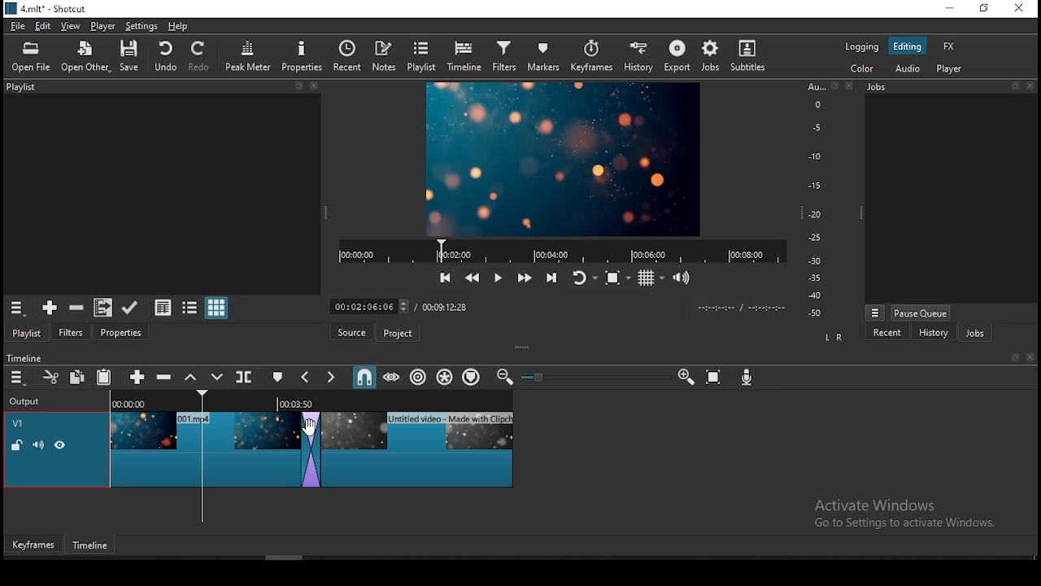 The image size is (1041, 586). What do you see at coordinates (651, 278) in the screenshot?
I see `toggle grids display` at bounding box center [651, 278].